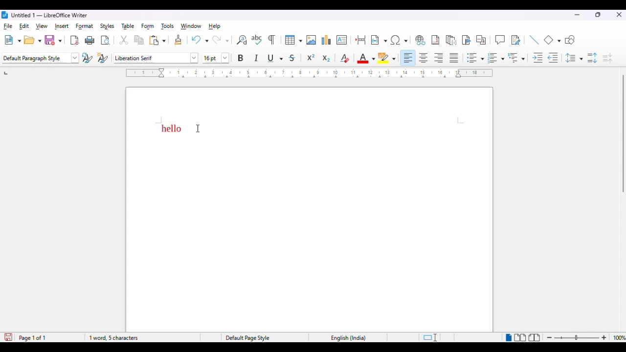  I want to click on increase paragraph spacing, so click(592, 58).